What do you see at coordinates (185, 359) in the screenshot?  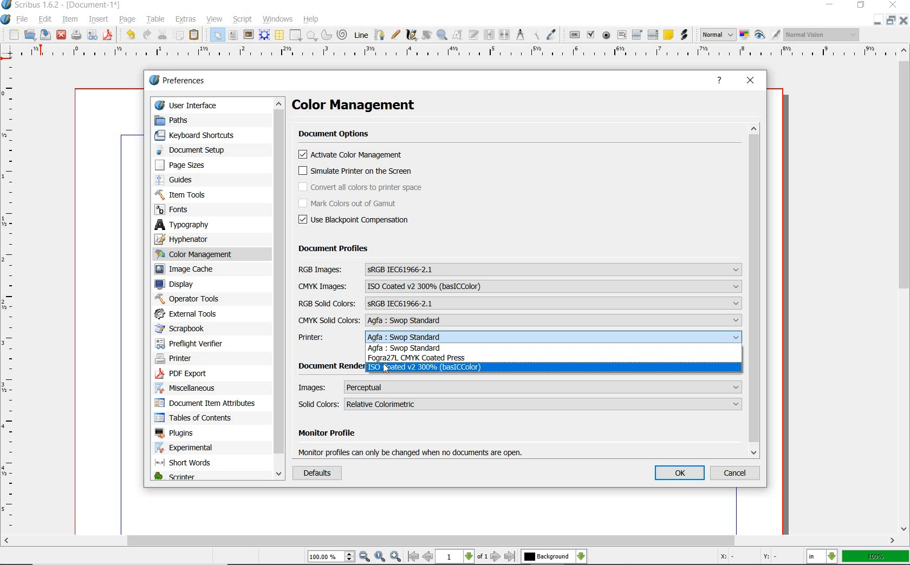 I see `printer` at bounding box center [185, 359].